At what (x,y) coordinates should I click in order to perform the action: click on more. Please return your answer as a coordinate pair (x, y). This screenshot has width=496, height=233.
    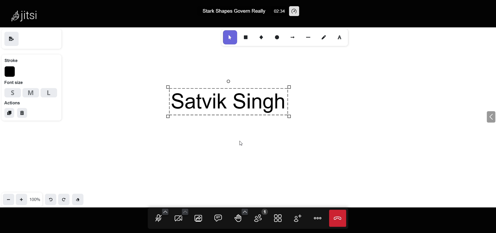
    Looking at the image, I should click on (317, 218).